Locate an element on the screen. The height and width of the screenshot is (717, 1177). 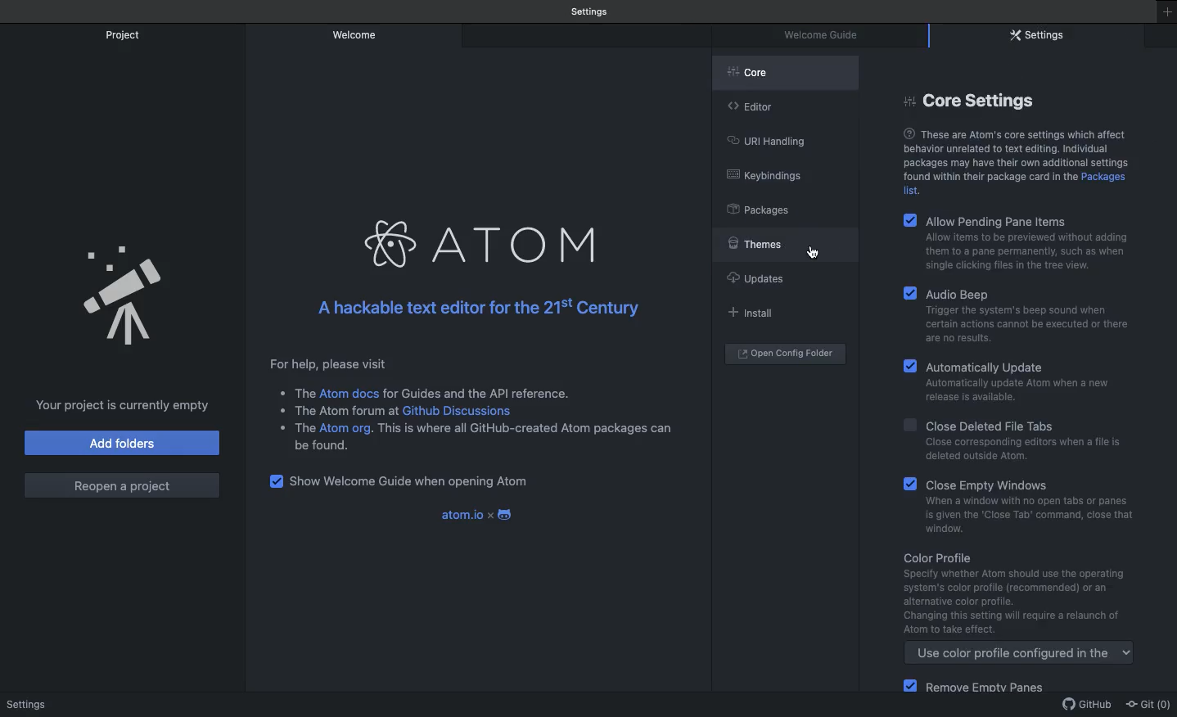
is is where all GitHub-created Atom packages can is located at coordinates (530, 430).